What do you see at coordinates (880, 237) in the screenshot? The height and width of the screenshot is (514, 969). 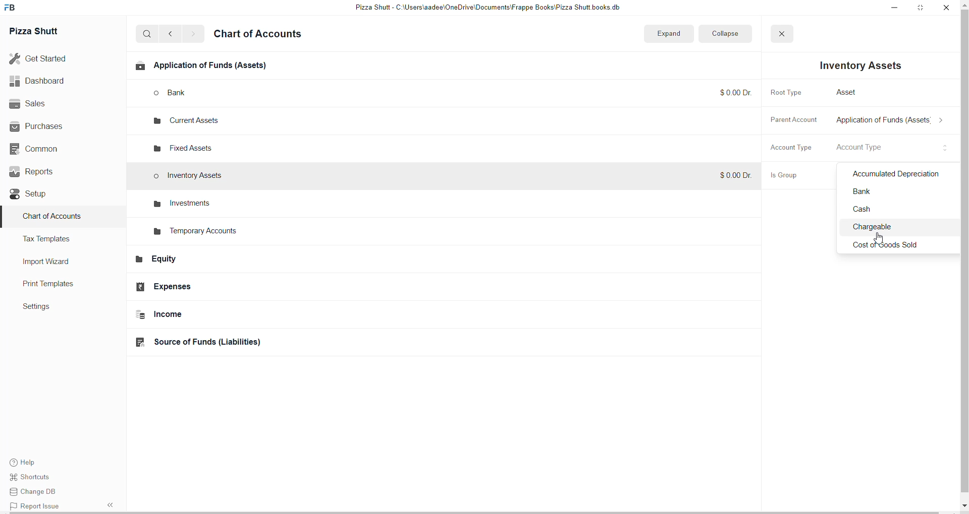 I see `cursor` at bounding box center [880, 237].